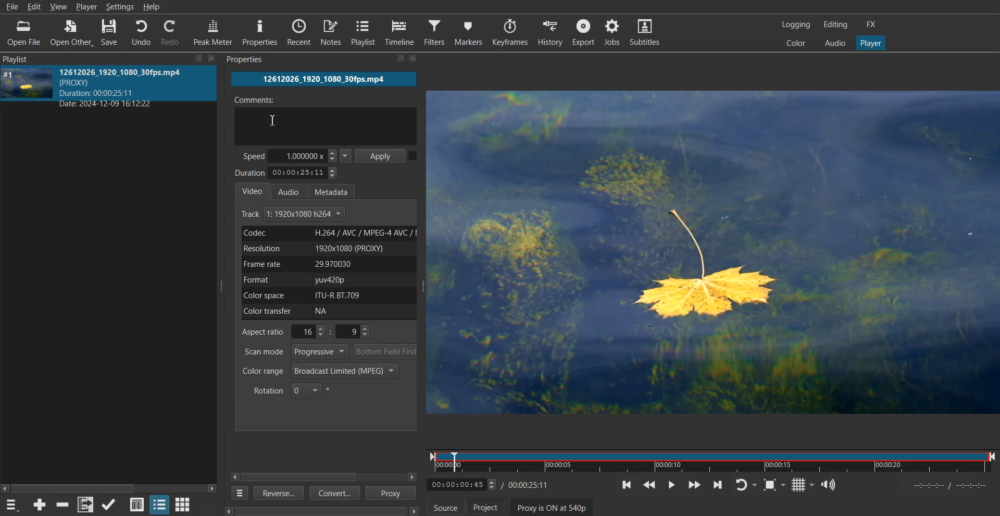  What do you see at coordinates (418, 60) in the screenshot?
I see `close` at bounding box center [418, 60].